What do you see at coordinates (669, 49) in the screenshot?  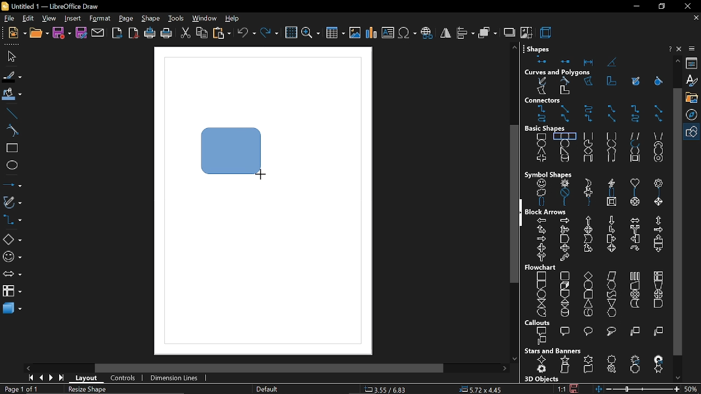 I see `help` at bounding box center [669, 49].